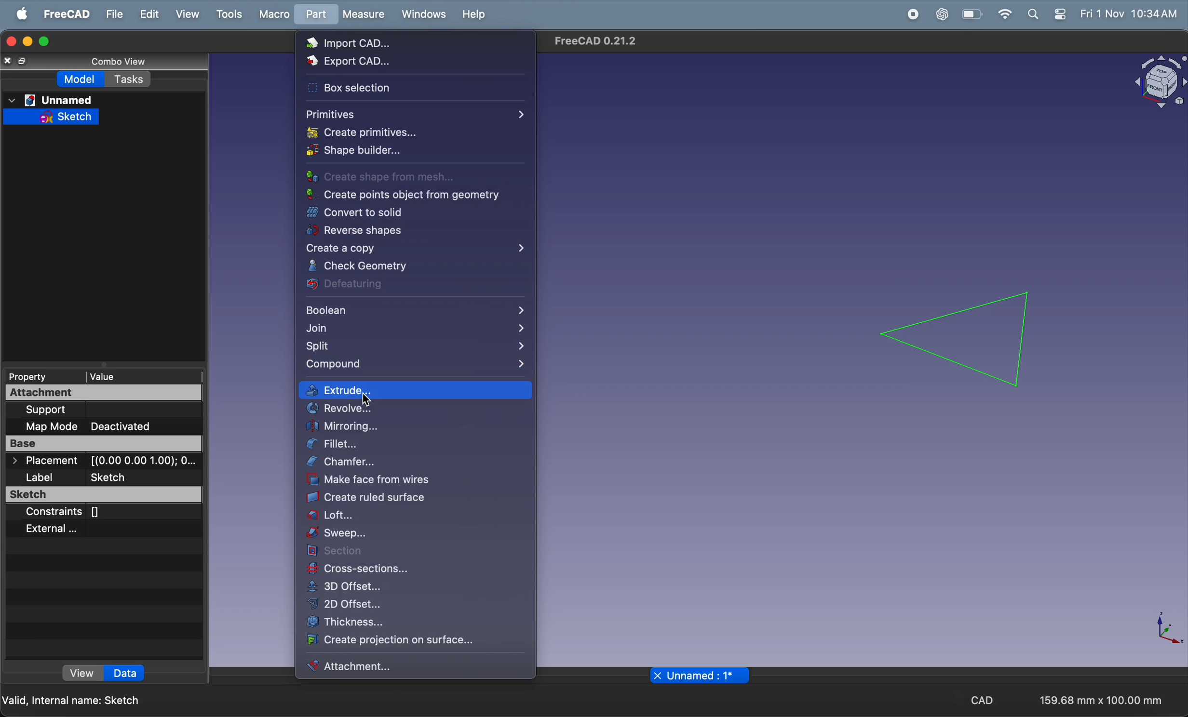  What do you see at coordinates (45, 40) in the screenshot?
I see `maximize` at bounding box center [45, 40].